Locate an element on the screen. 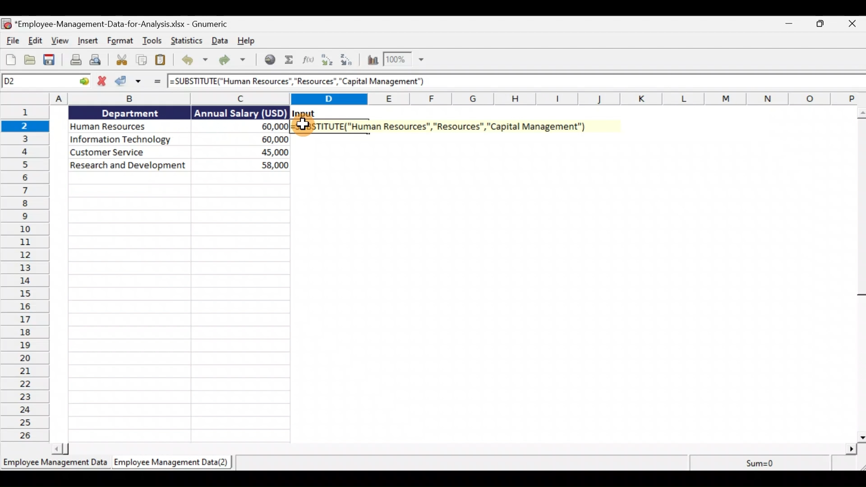 The height and width of the screenshot is (487, 866). Sort Descending is located at coordinates (348, 60).